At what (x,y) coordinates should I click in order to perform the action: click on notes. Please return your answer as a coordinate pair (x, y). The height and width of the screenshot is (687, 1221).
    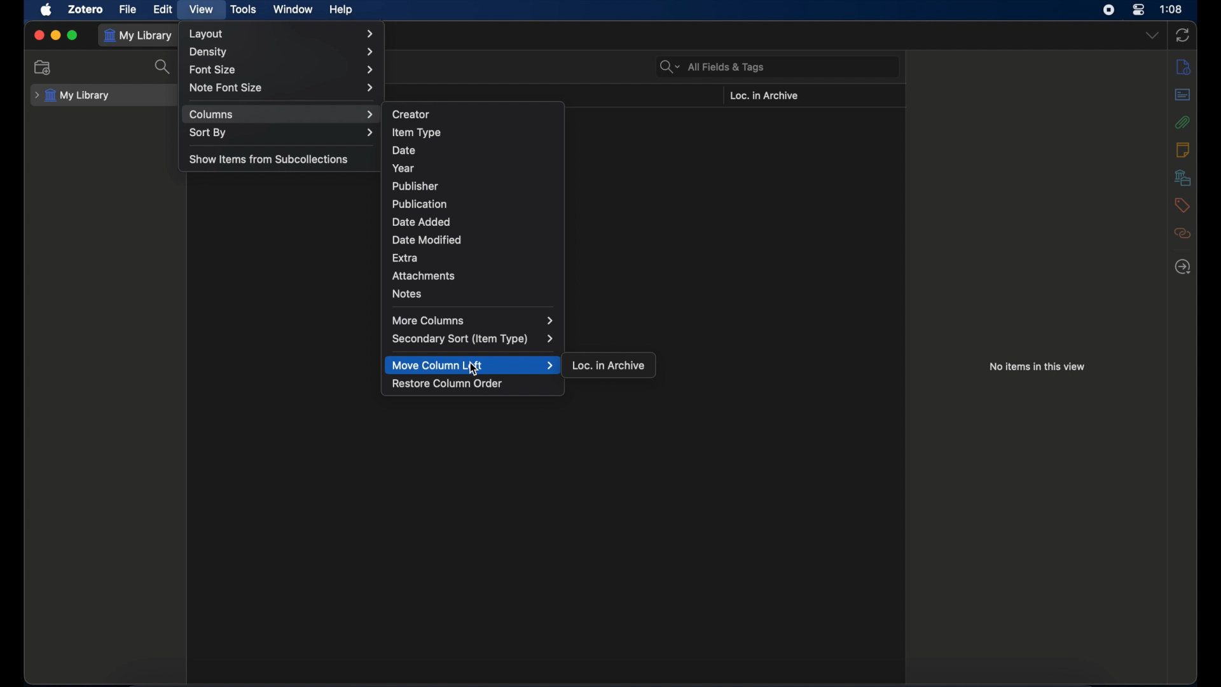
    Looking at the image, I should click on (1182, 149).